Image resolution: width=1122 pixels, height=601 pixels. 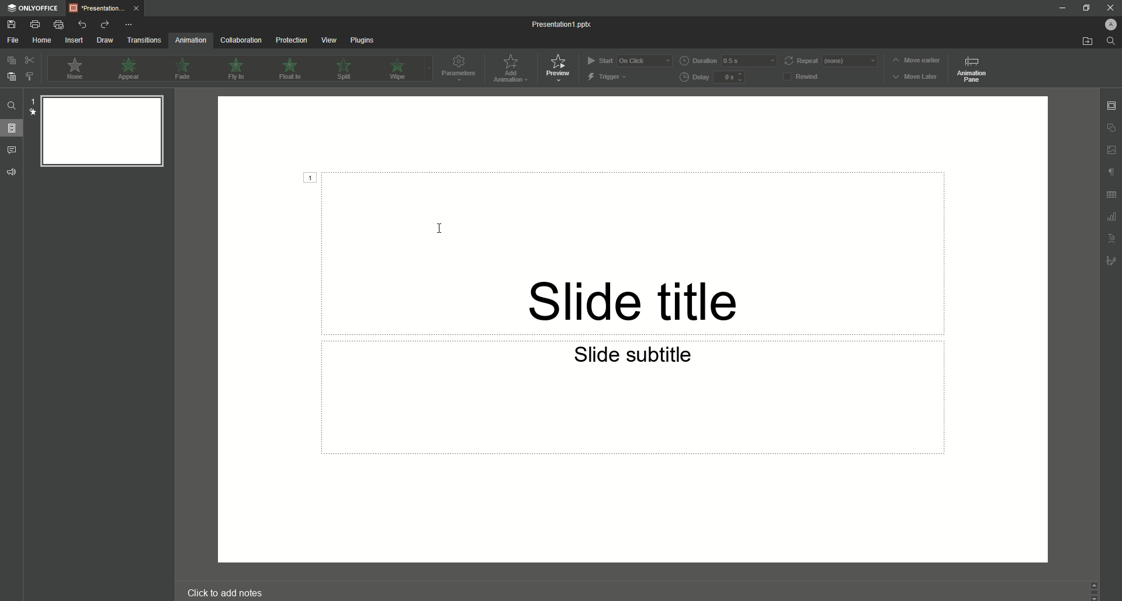 What do you see at coordinates (42, 41) in the screenshot?
I see `Home` at bounding box center [42, 41].